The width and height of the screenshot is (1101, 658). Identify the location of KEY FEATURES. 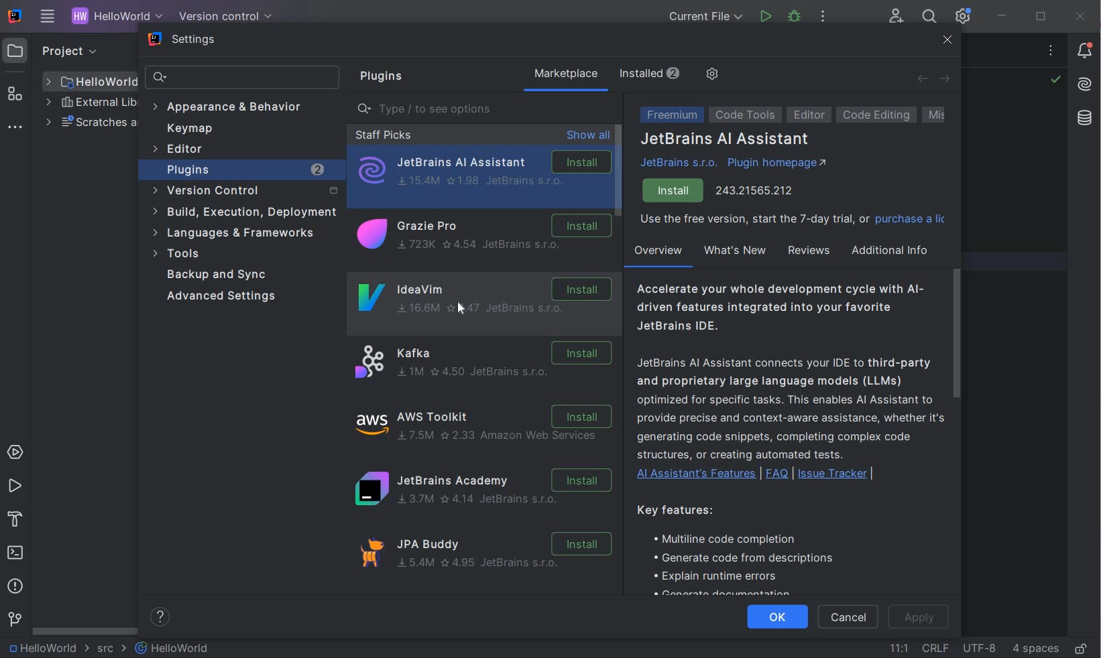
(746, 548).